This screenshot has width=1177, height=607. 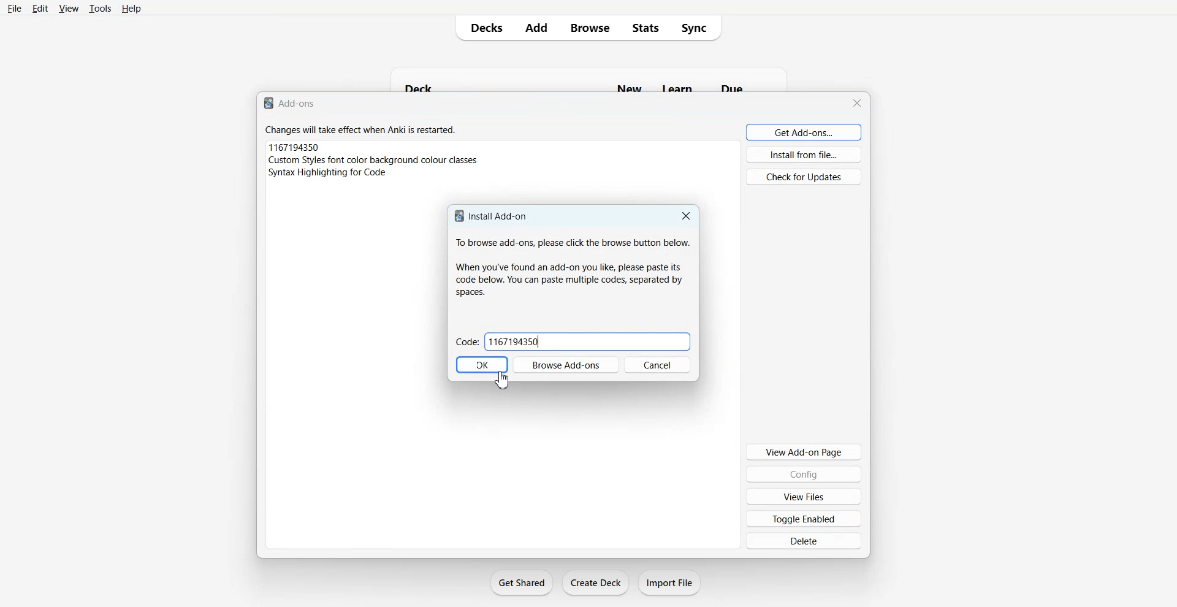 I want to click on Syntax Highlighting for Code, so click(x=328, y=172).